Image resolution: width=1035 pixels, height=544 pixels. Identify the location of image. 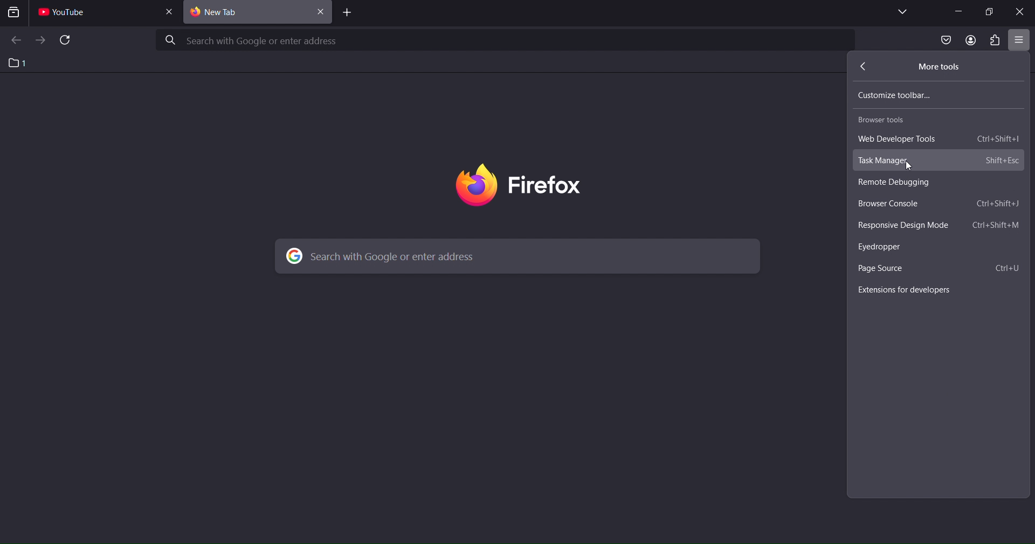
(546, 185).